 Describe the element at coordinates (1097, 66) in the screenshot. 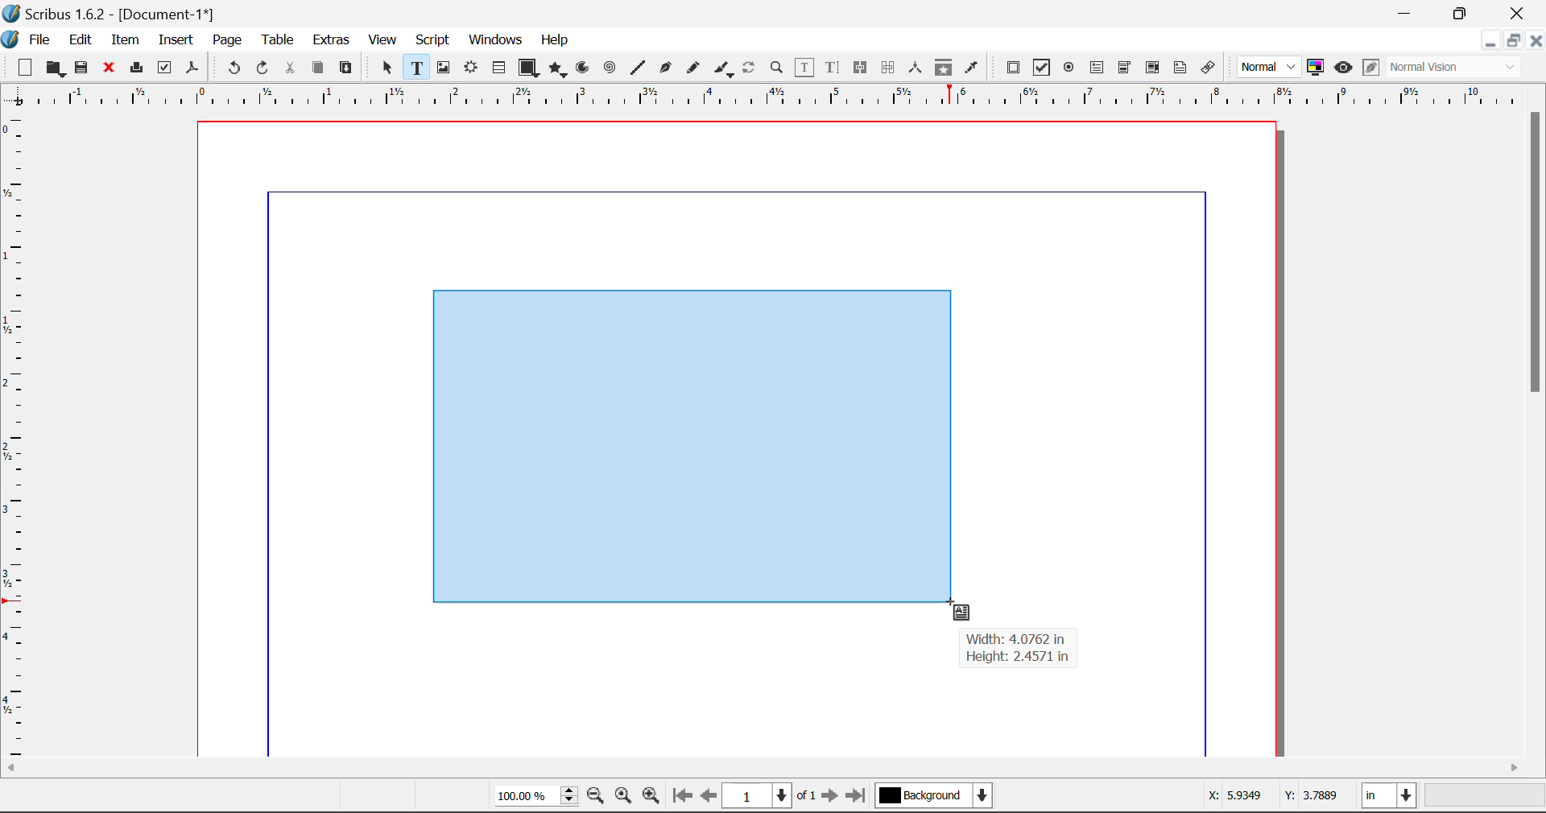

I see `Pdf Text Field` at that location.